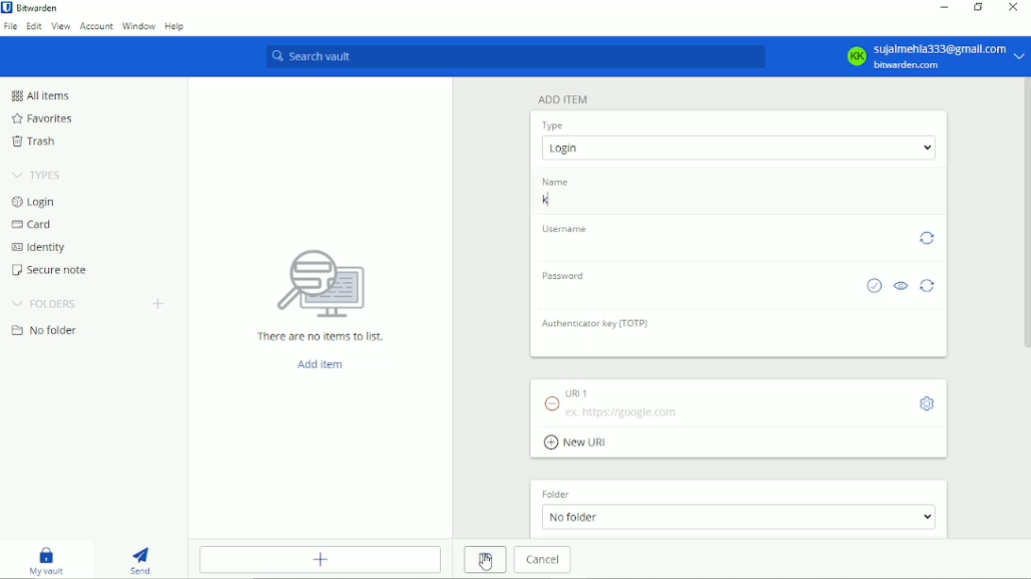 Image resolution: width=1031 pixels, height=579 pixels. I want to click on add New URI, so click(578, 443).